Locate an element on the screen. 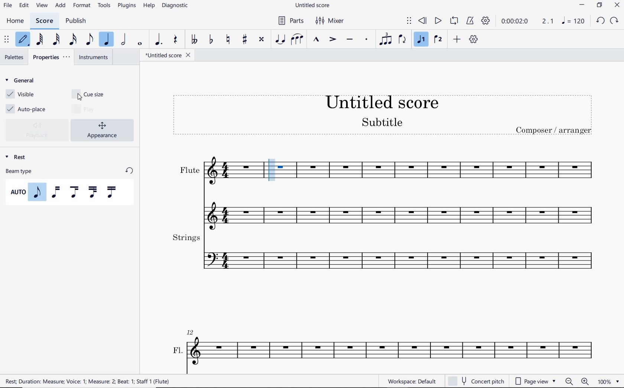  home is located at coordinates (16, 21).